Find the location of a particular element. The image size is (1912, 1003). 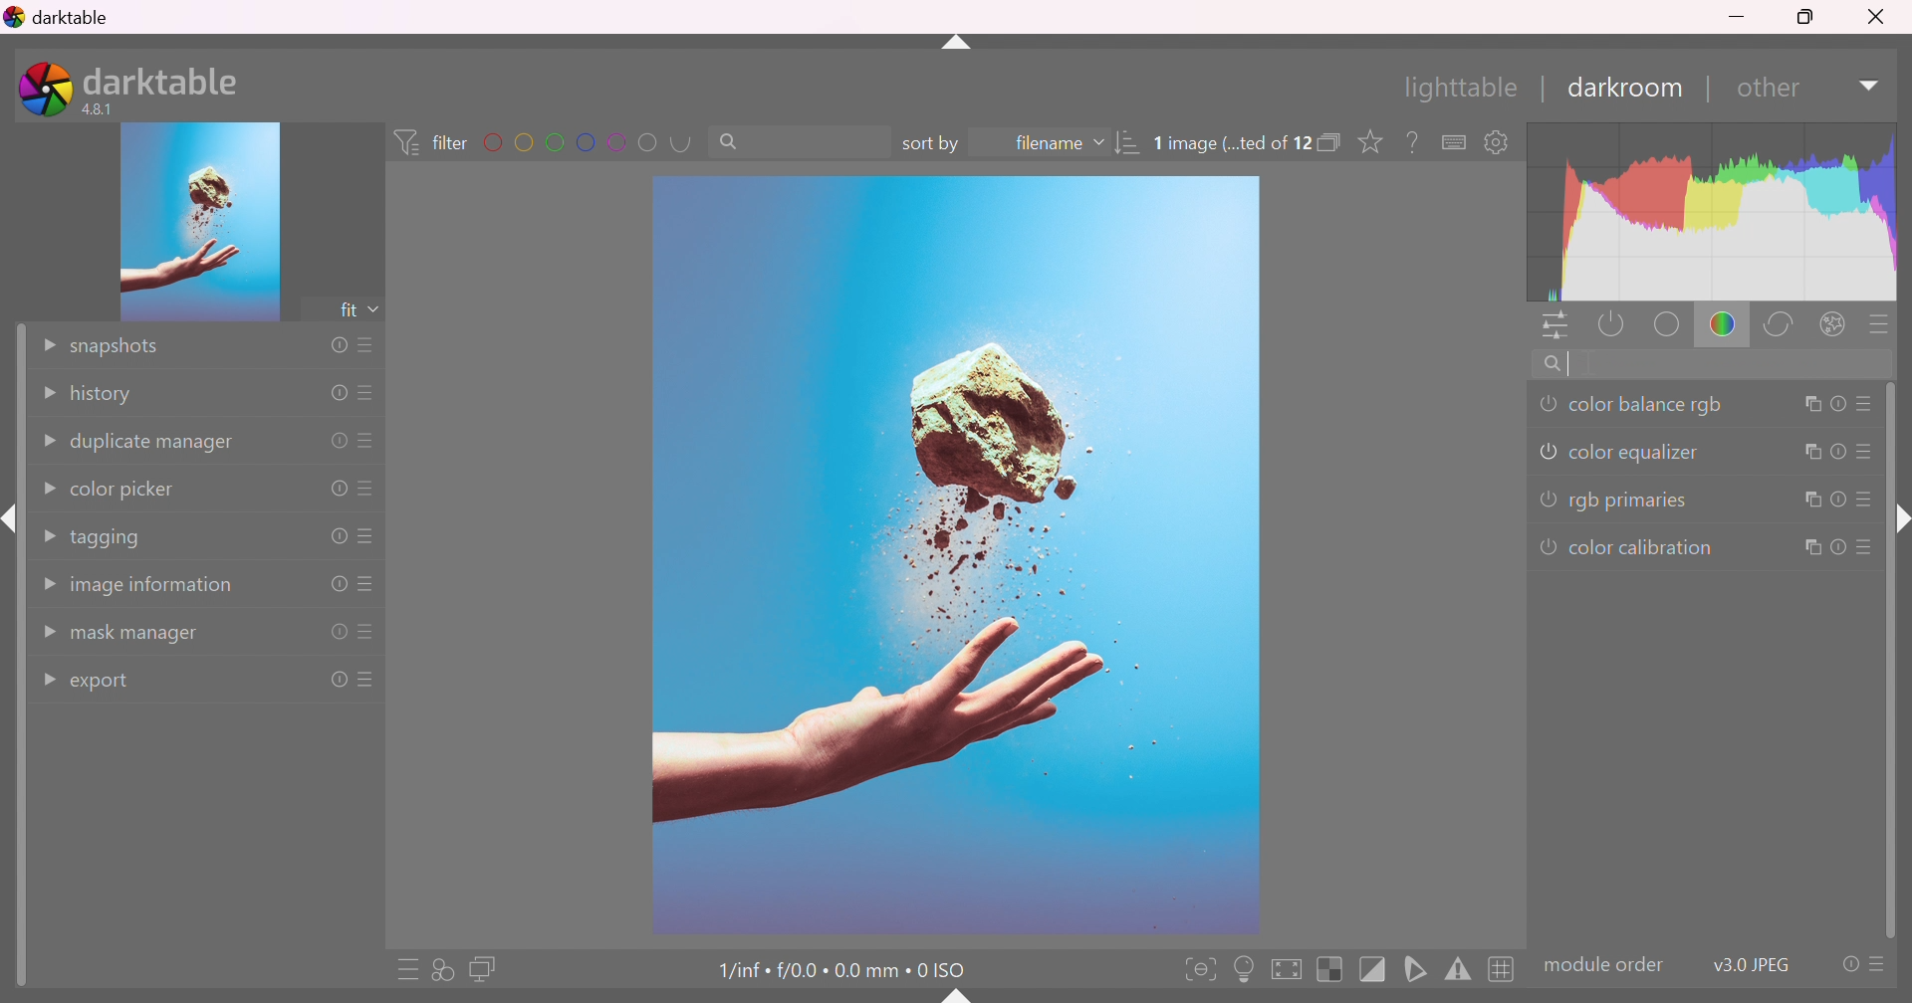

toggle clipping indication is located at coordinates (1373, 970).